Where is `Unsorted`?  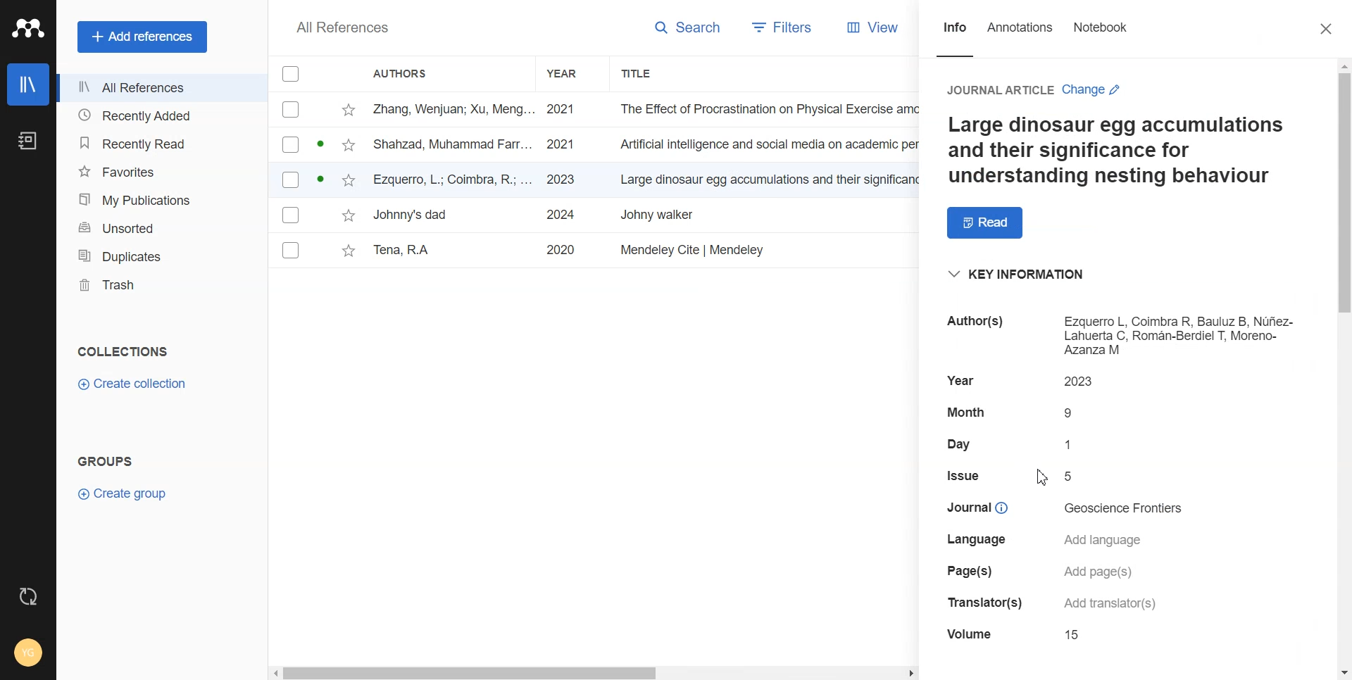 Unsorted is located at coordinates (161, 227).